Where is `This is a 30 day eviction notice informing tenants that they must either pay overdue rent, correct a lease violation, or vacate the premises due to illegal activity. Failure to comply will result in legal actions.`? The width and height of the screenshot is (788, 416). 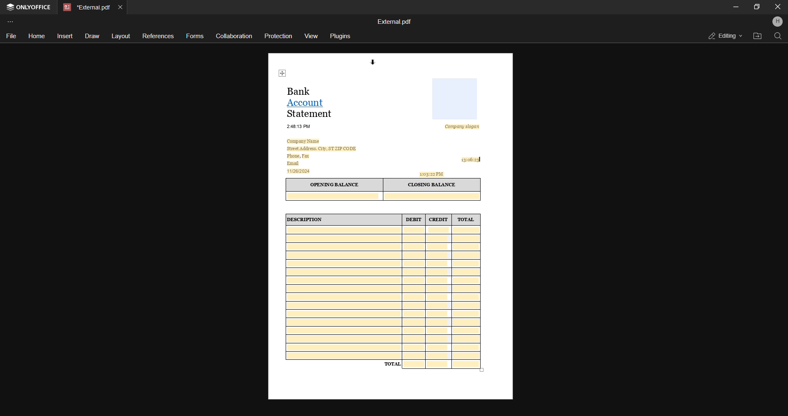
This is a 30 day eviction notice informing tenants that they must either pay overdue rent, correct a lease violation, or vacate the premises due to illegal activity. Failure to comply will result in legal actions. is located at coordinates (389, 226).